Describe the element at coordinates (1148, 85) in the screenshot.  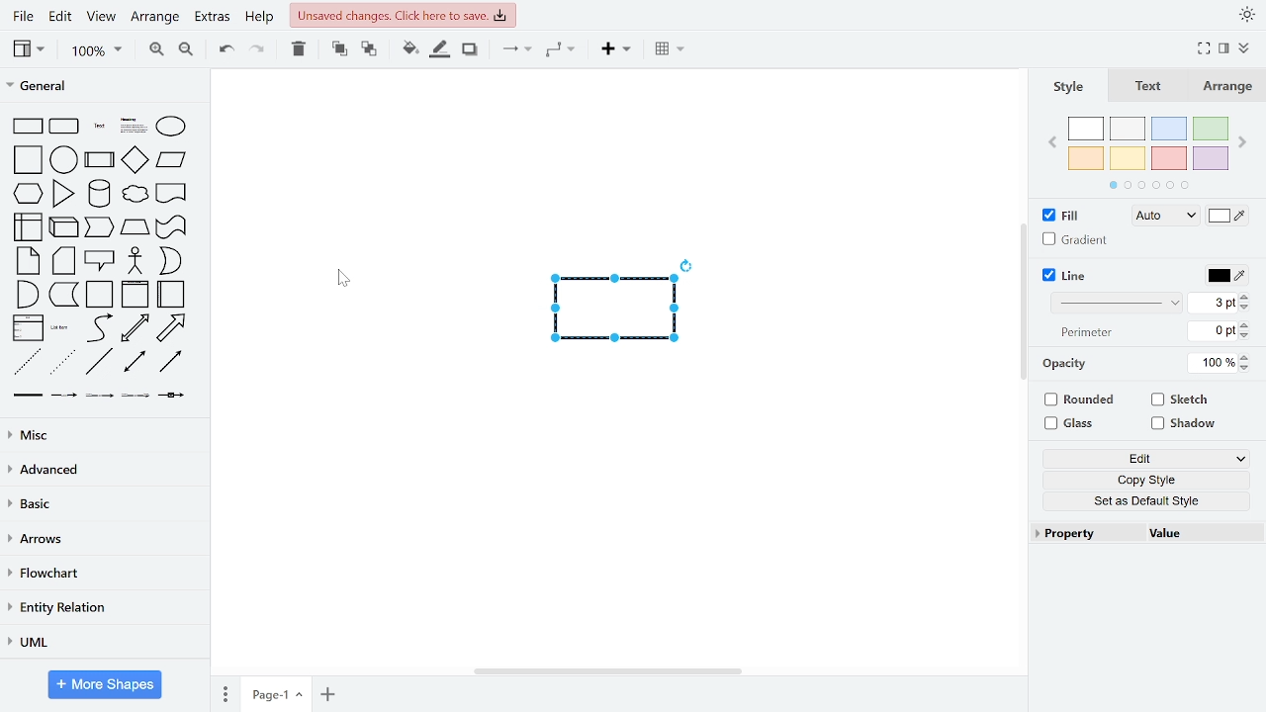
I see `text` at that location.